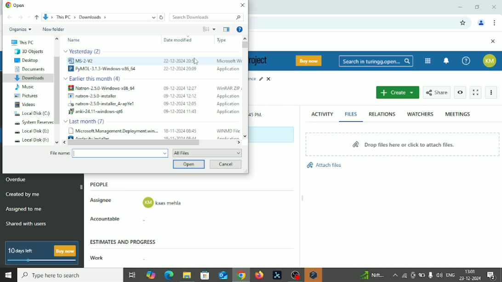  I want to click on Change your view, so click(205, 29).